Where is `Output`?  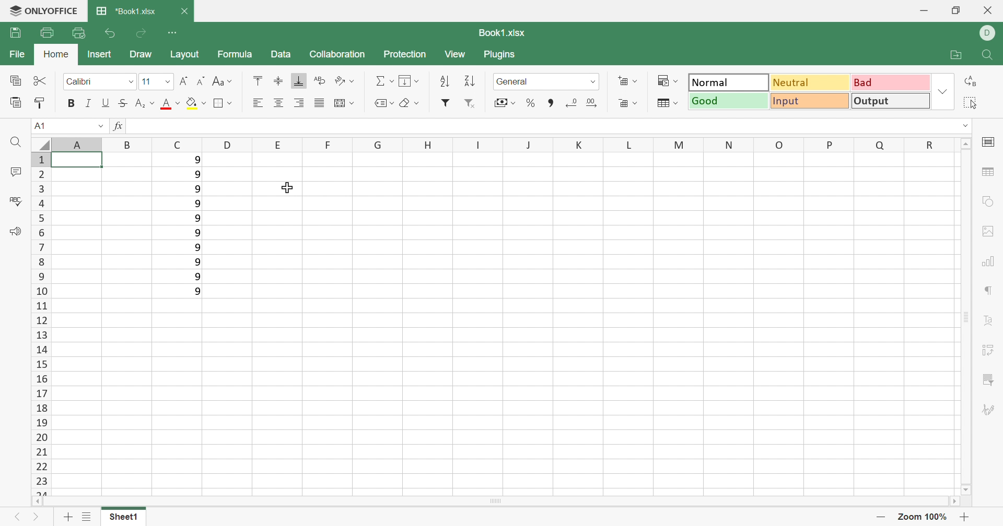
Output is located at coordinates (890, 101).